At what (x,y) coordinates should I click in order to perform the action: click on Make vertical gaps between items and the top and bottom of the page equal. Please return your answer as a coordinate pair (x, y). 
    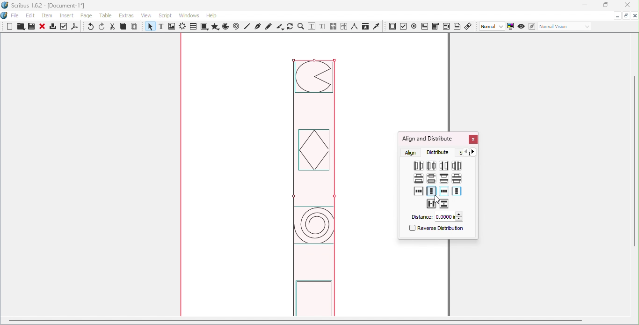
    Looking at the image, I should click on (431, 191).